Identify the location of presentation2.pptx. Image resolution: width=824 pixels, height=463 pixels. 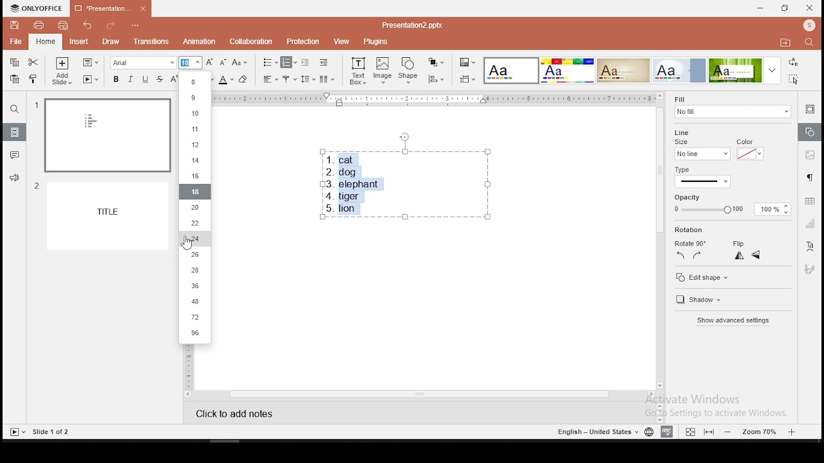
(413, 24).